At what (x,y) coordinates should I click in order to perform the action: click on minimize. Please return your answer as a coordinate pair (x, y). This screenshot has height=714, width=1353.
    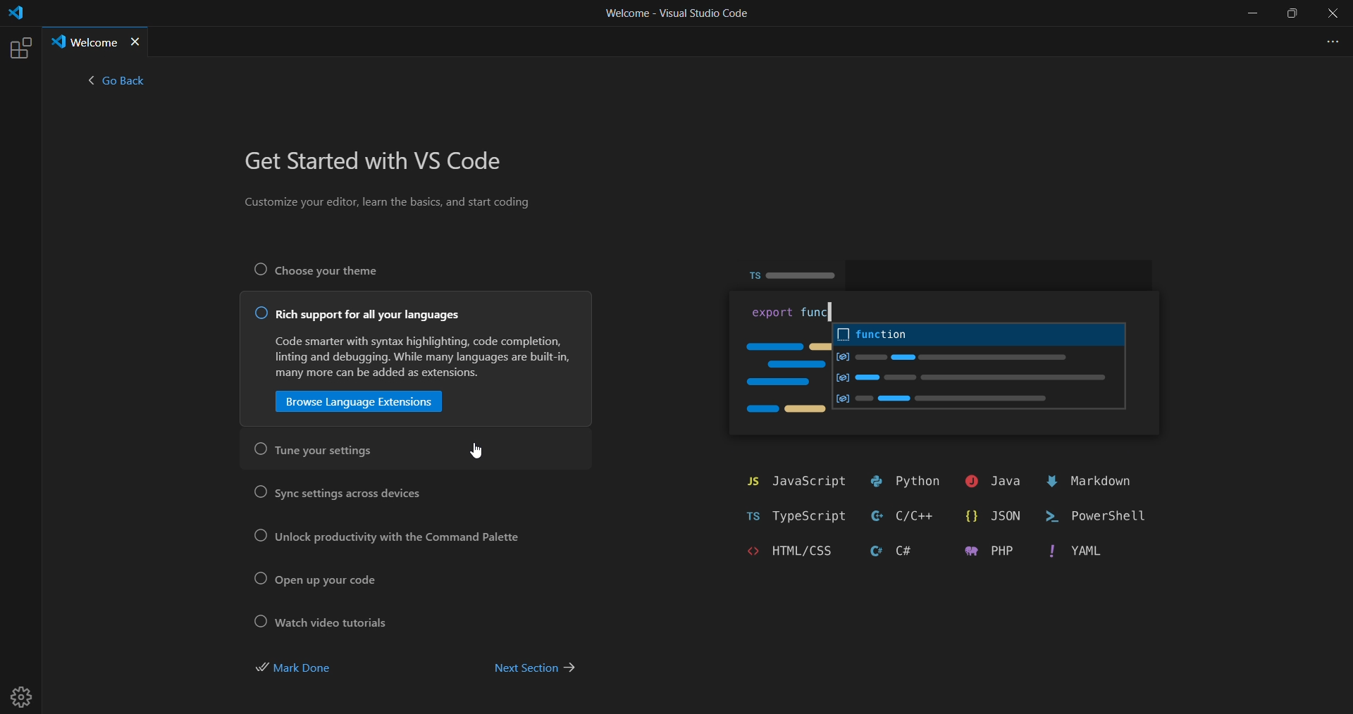
    Looking at the image, I should click on (1251, 13).